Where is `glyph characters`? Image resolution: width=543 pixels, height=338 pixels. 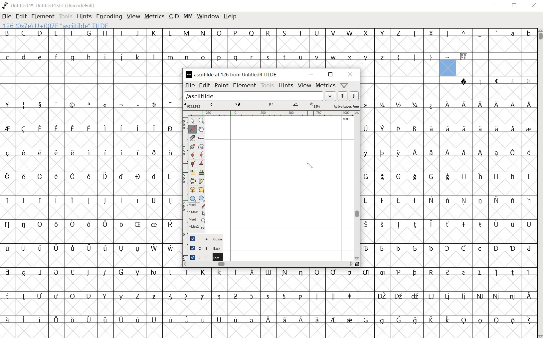 glyph characters is located at coordinates (358, 302).